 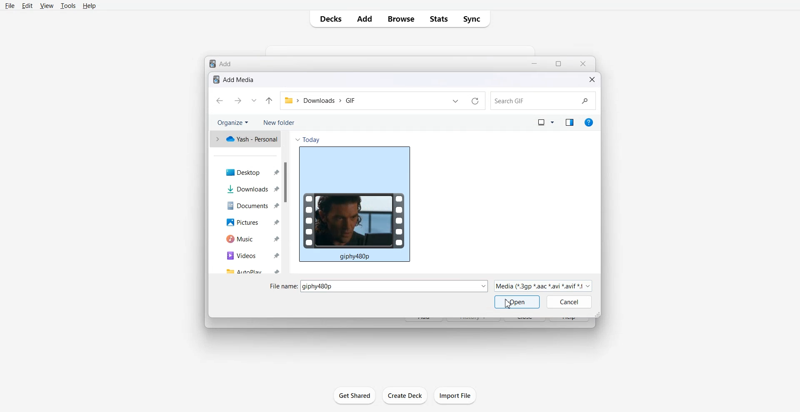 What do you see at coordinates (248, 238) in the screenshot?
I see `Music` at bounding box center [248, 238].